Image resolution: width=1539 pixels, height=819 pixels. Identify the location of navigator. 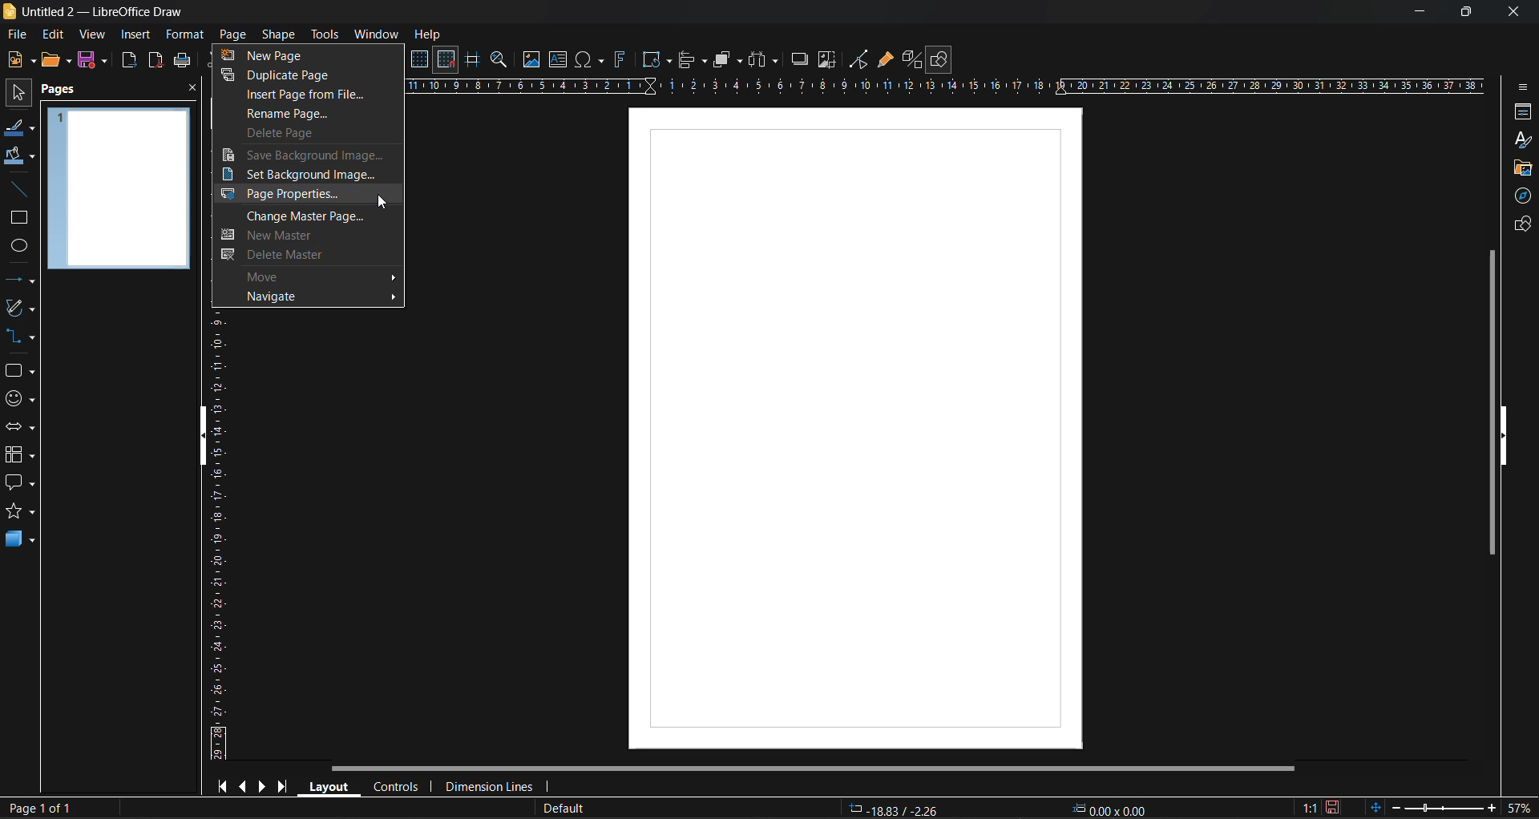
(1521, 196).